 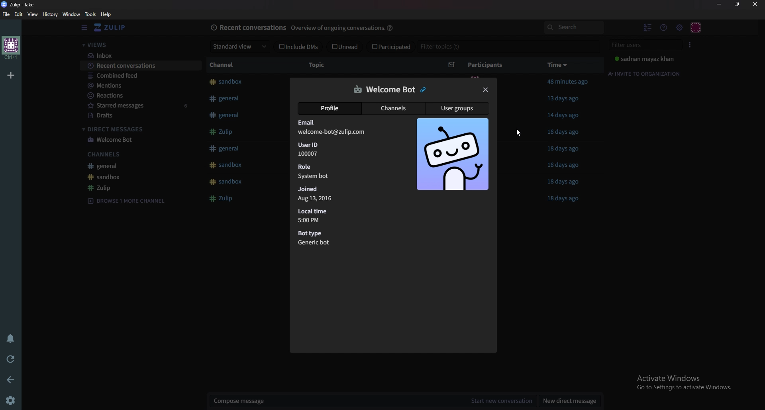 What do you see at coordinates (425, 90) in the screenshot?
I see `Copy link` at bounding box center [425, 90].